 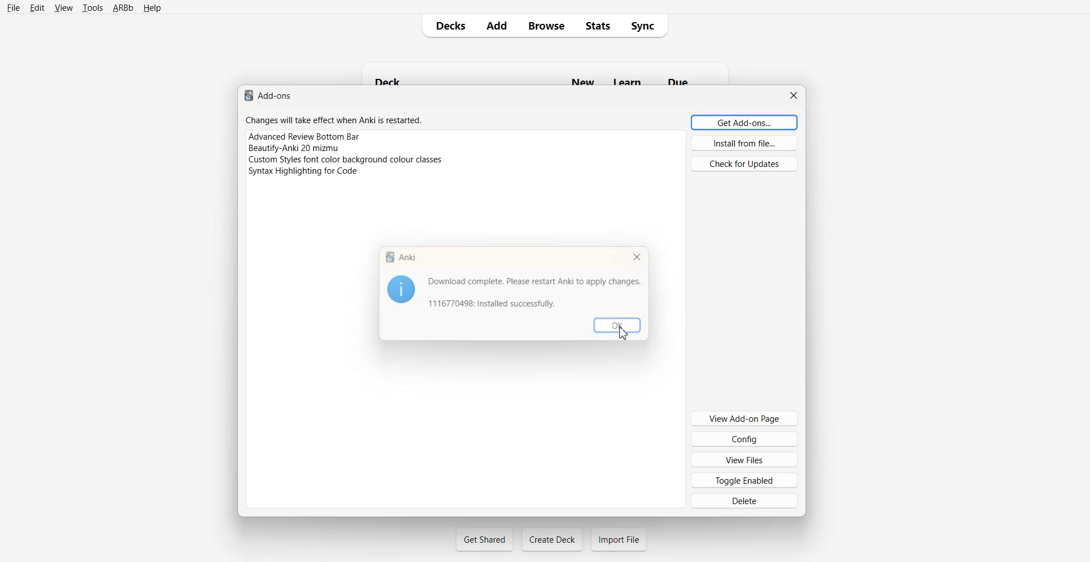 I want to click on View Files, so click(x=744, y=459).